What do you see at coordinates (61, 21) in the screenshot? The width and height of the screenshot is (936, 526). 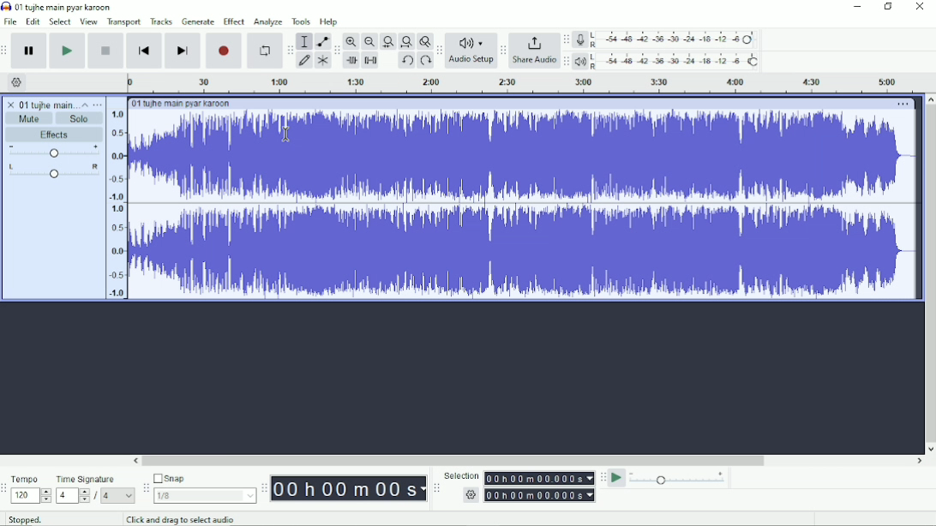 I see `Select` at bounding box center [61, 21].